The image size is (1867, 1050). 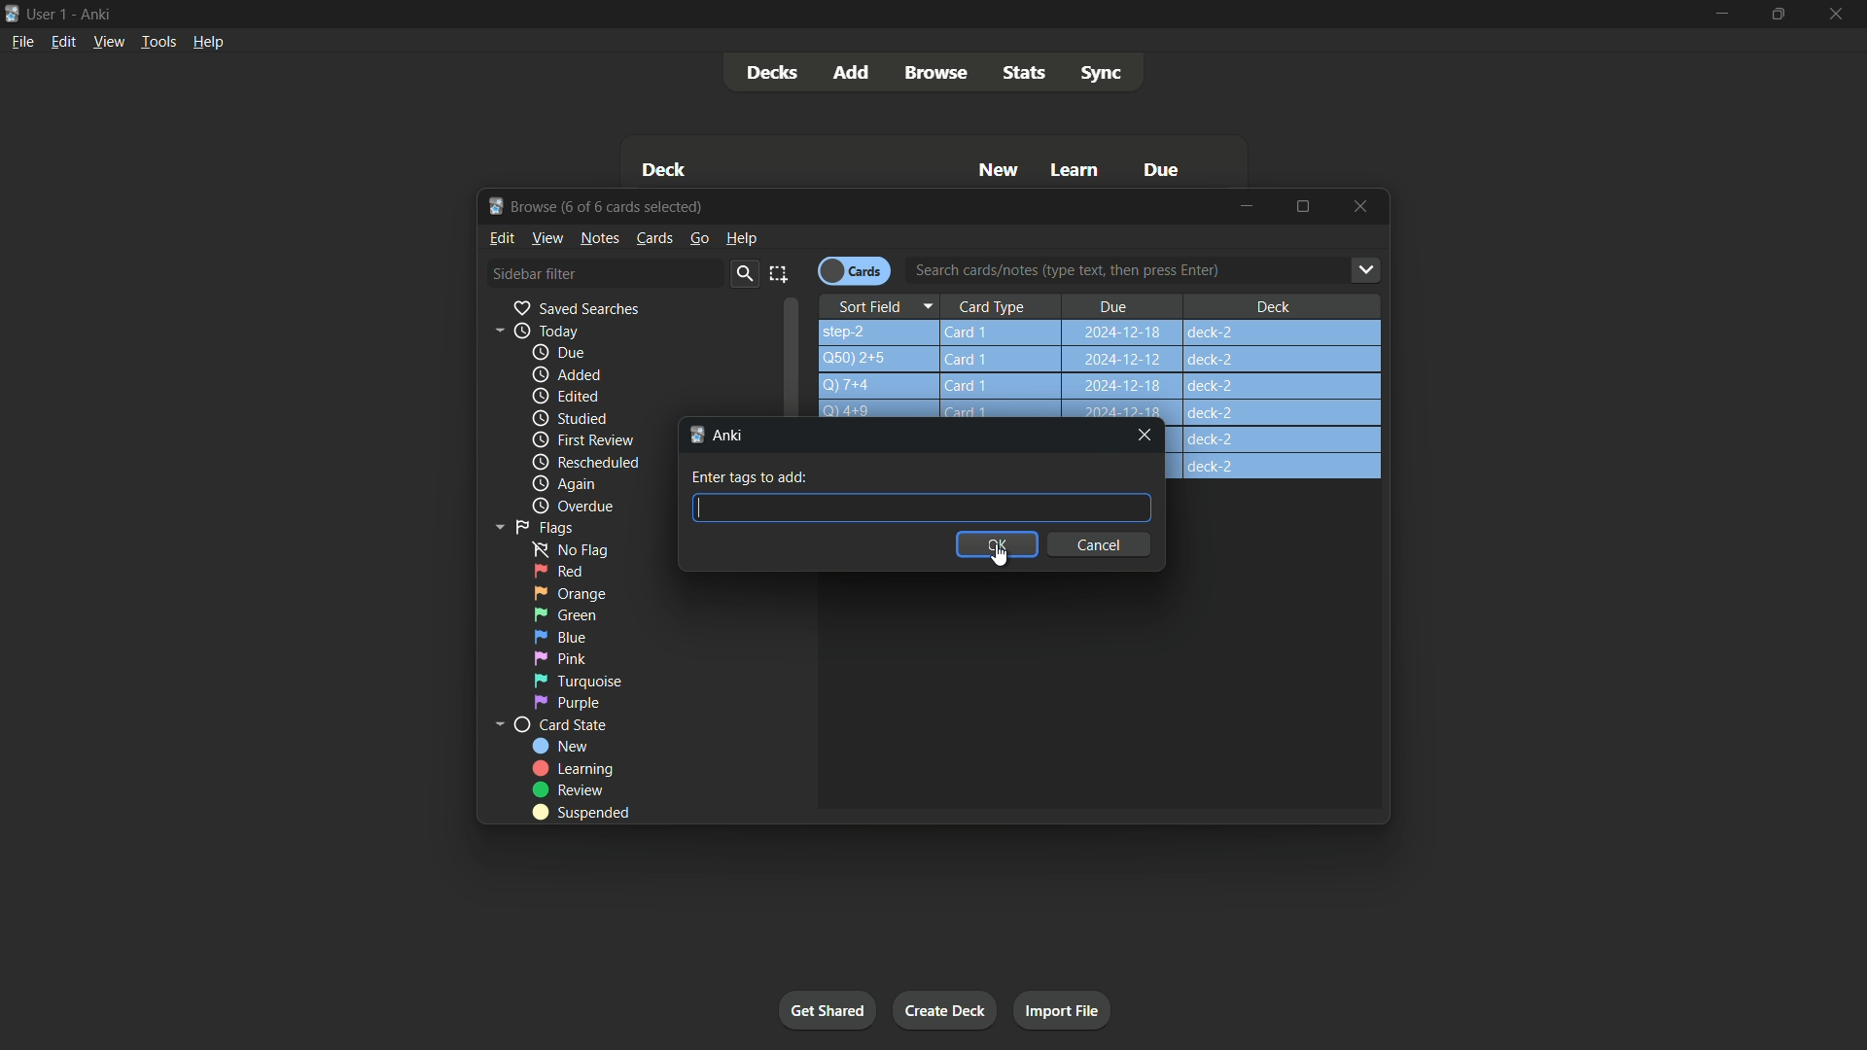 I want to click on User one, so click(x=48, y=15).